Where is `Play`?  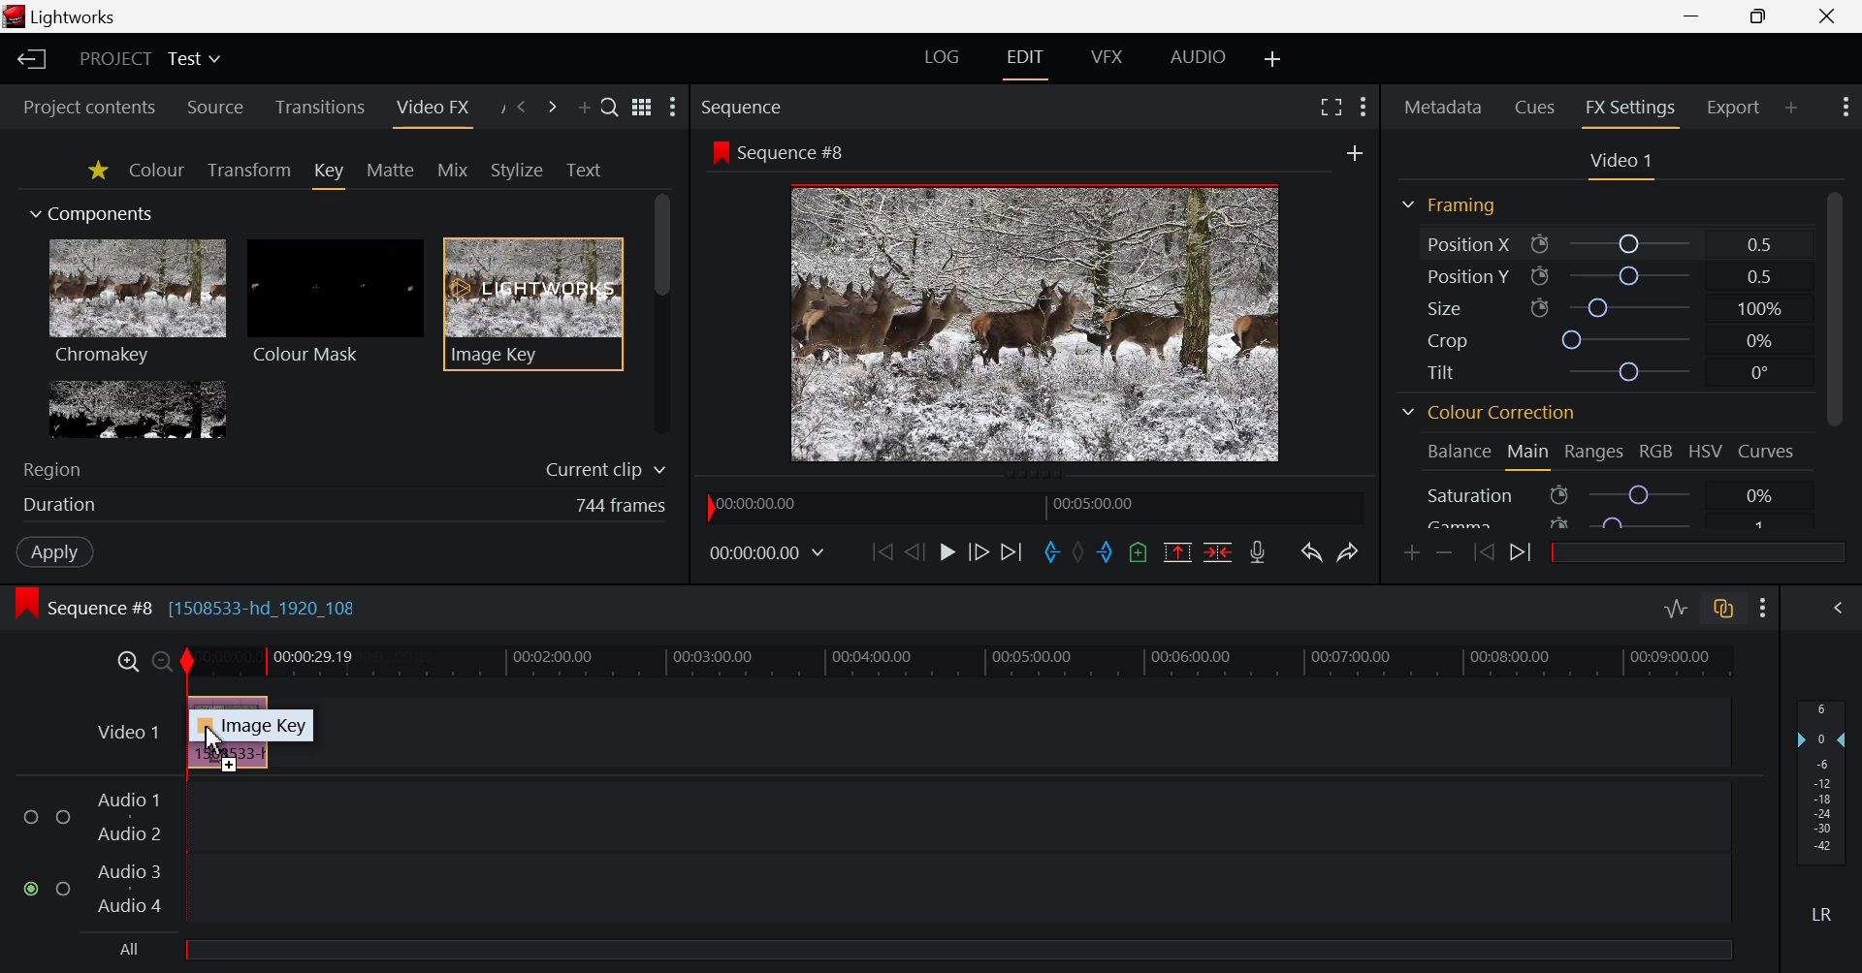 Play is located at coordinates (949, 553).